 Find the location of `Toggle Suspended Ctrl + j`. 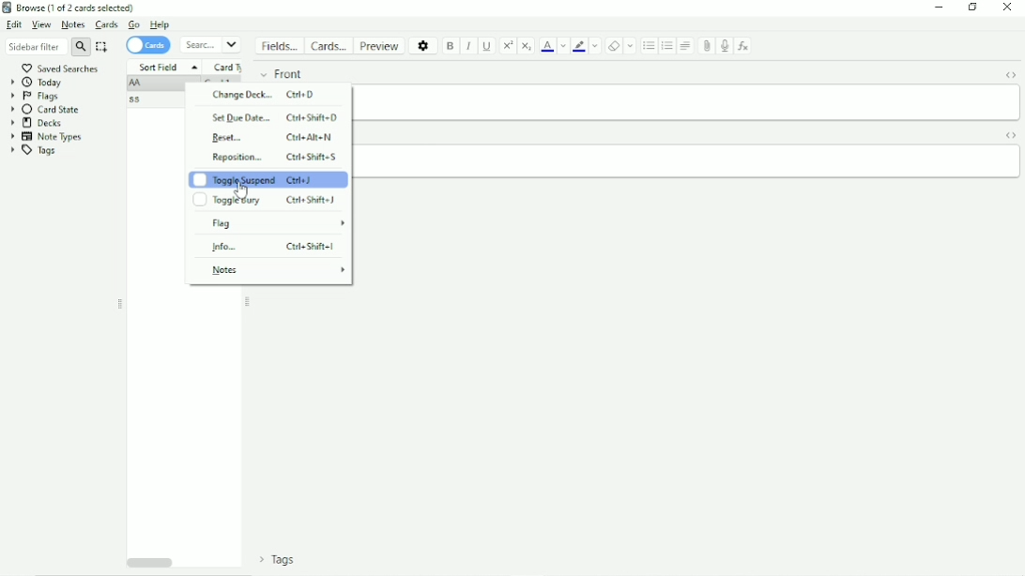

Toggle Suspended Ctrl + j is located at coordinates (267, 179).